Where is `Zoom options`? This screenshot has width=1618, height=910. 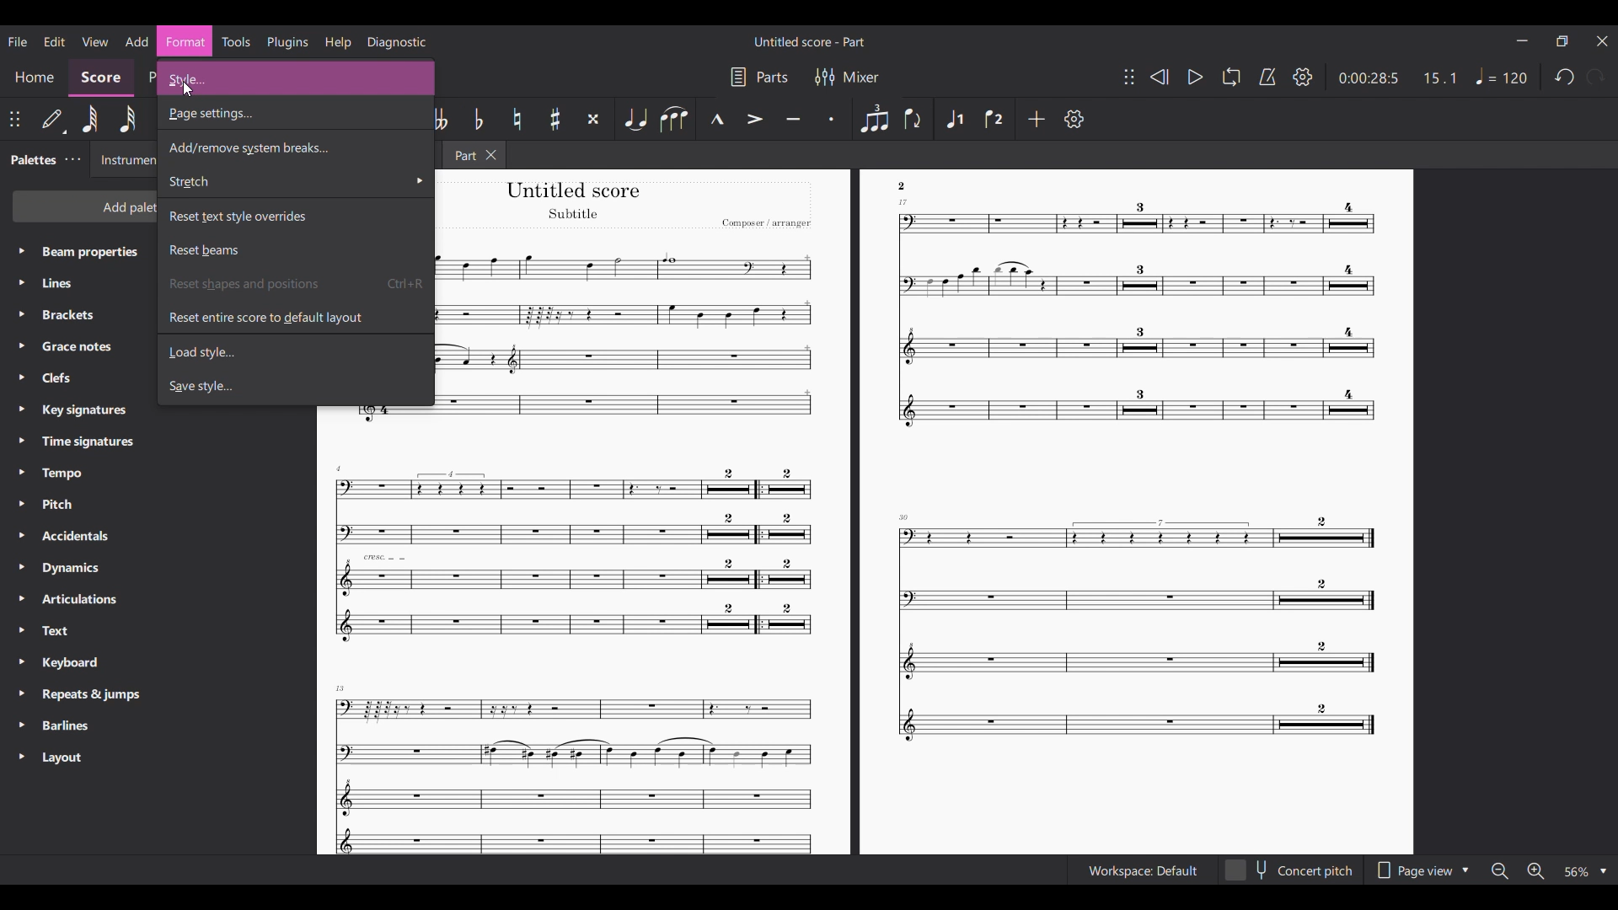 Zoom options is located at coordinates (1586, 871).